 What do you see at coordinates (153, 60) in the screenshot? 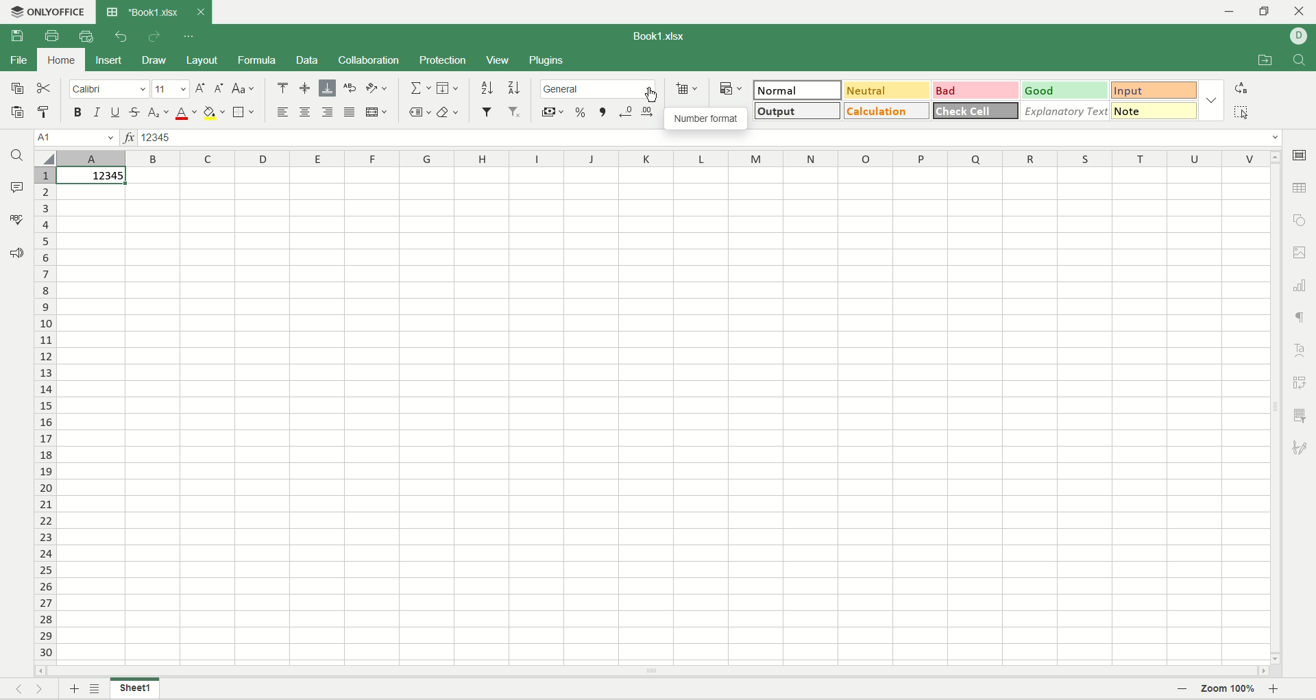
I see `draw` at bounding box center [153, 60].